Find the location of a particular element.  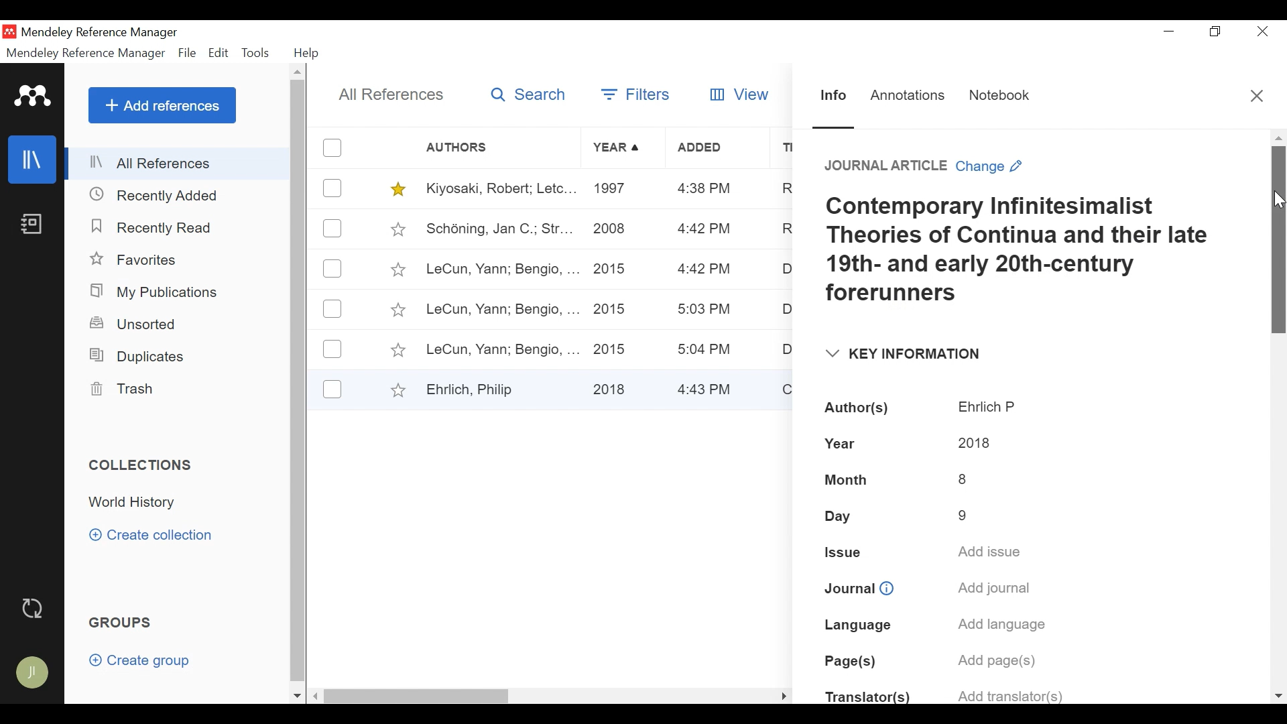

information is located at coordinates (890, 586).